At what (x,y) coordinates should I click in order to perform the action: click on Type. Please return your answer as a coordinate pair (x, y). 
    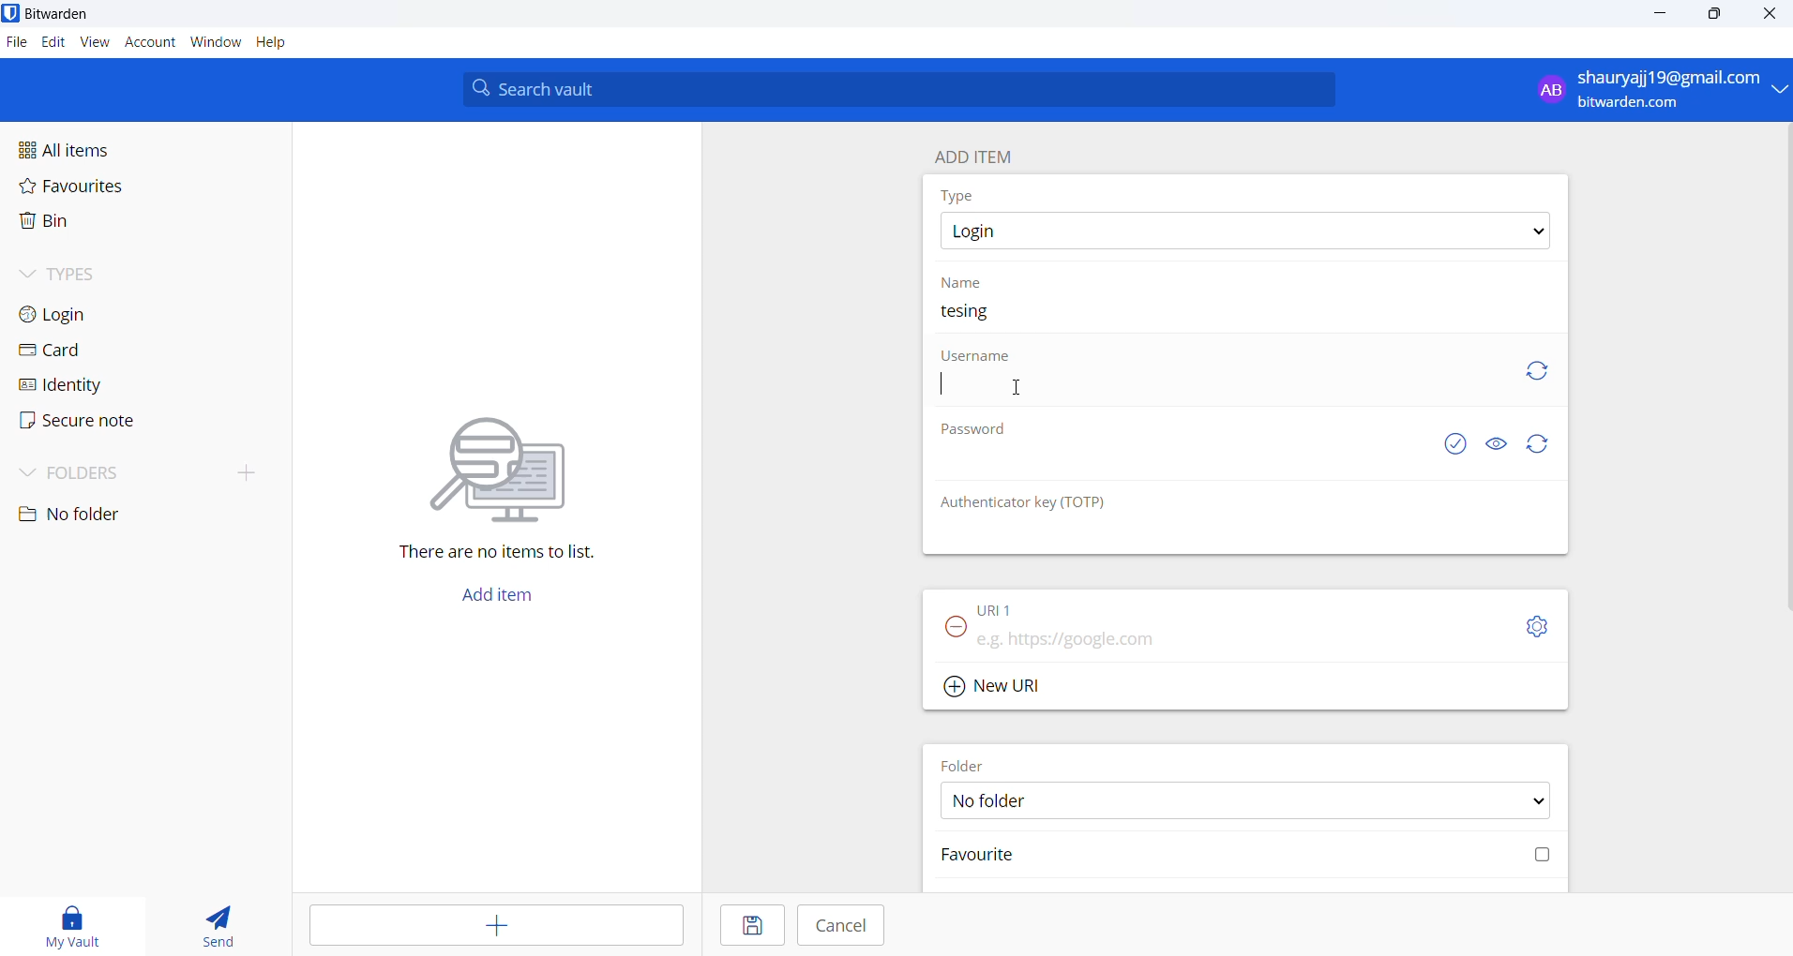
    Looking at the image, I should click on (961, 195).